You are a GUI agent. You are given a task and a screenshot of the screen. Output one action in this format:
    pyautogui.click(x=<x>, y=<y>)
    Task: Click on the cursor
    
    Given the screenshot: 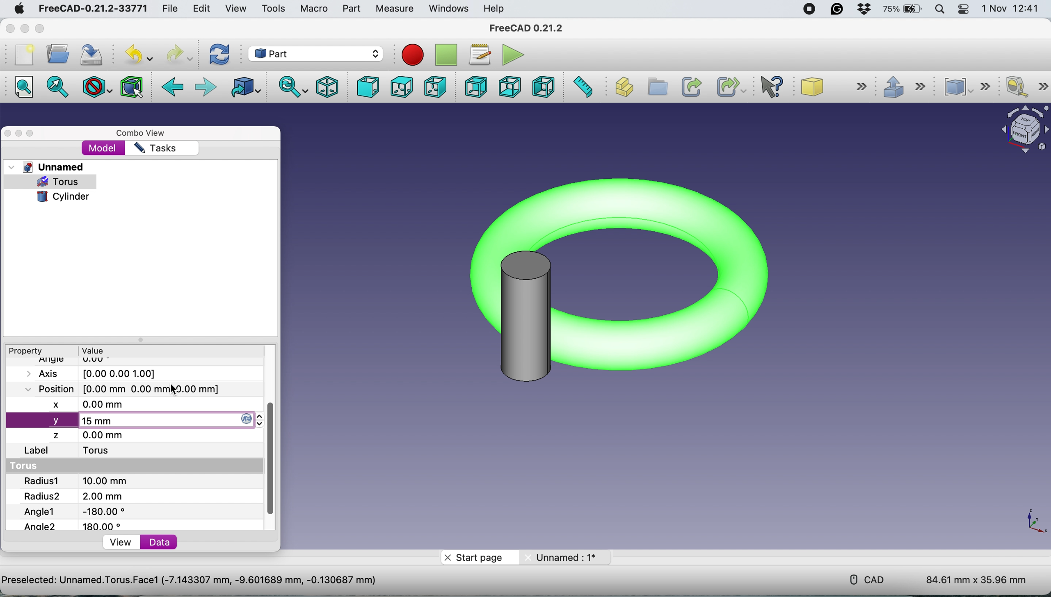 What is the action you would take?
    pyautogui.click(x=175, y=387)
    